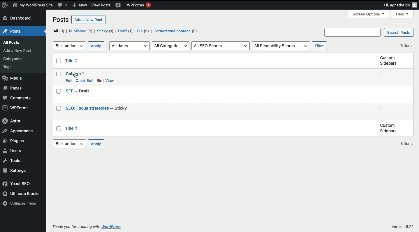  Describe the element at coordinates (78, 91) in the screenshot. I see `Title` at that location.